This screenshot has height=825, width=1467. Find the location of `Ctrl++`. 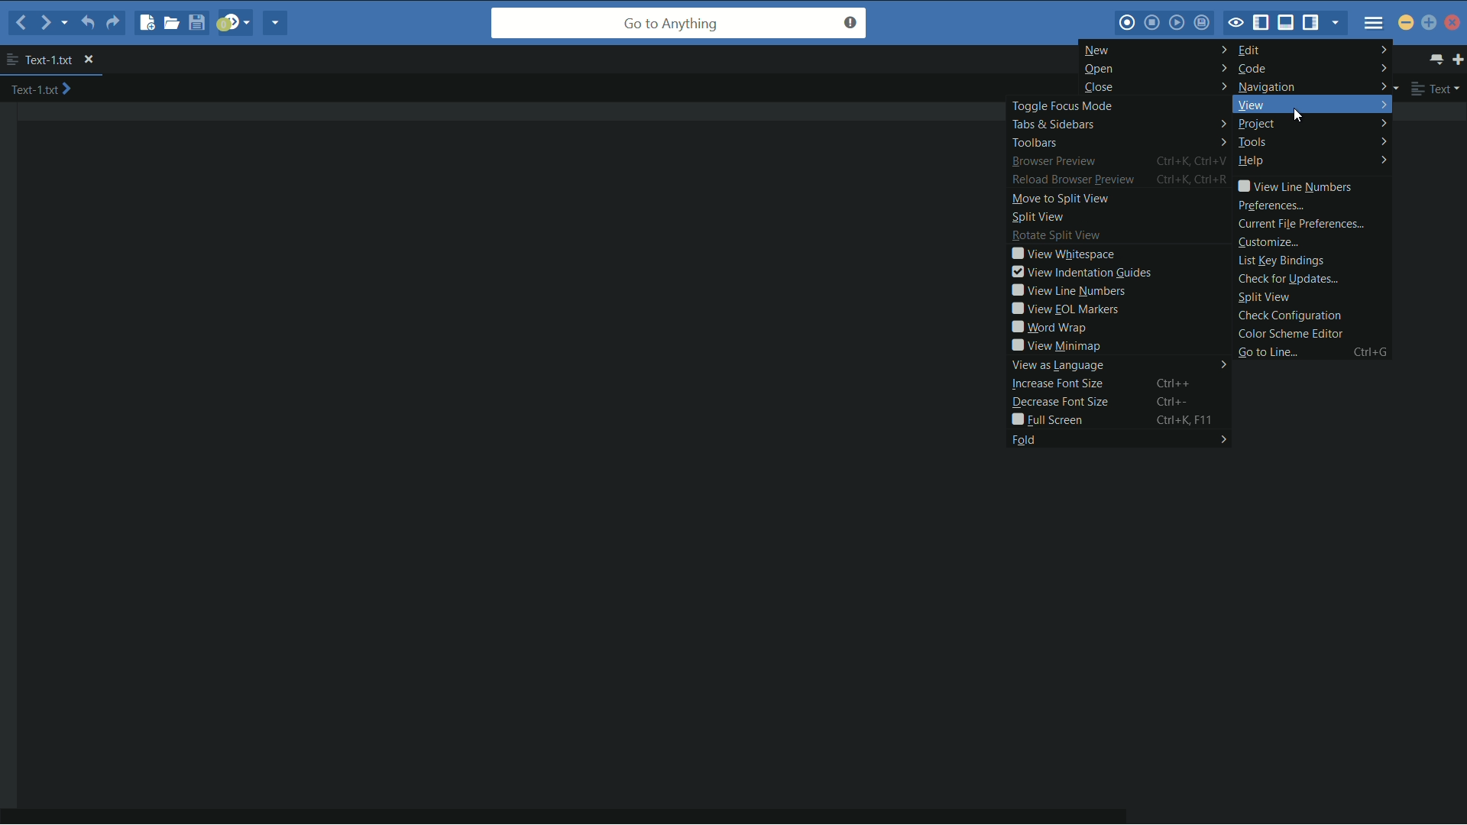

Ctrl++ is located at coordinates (1167, 382).